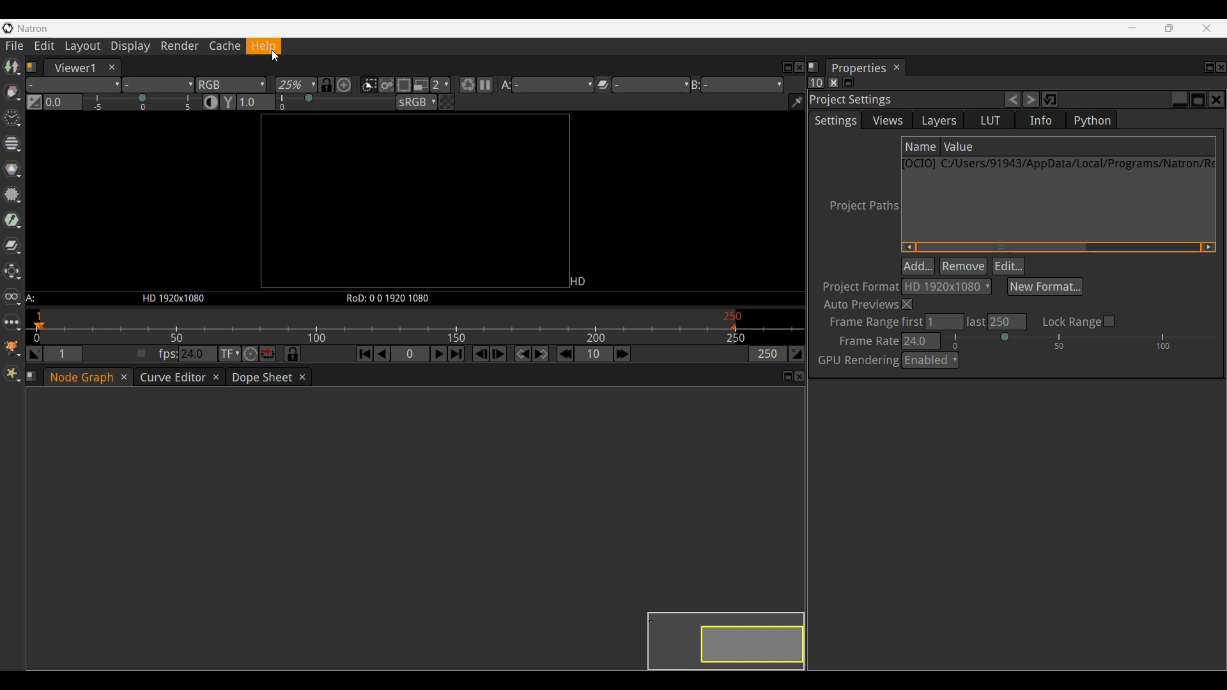 This screenshot has height=690, width=1227. I want to click on Previous frame, so click(481, 354).